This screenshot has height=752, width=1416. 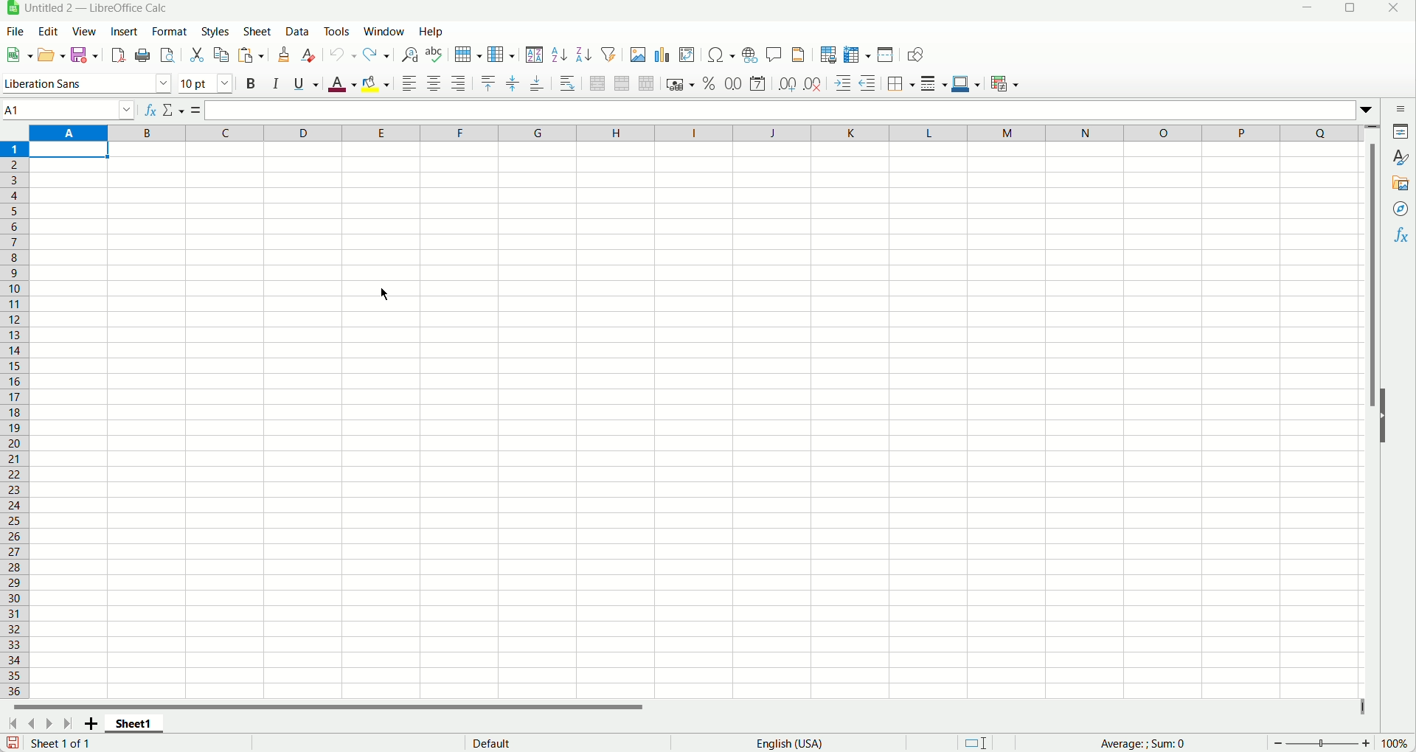 I want to click on Propertes, so click(x=1403, y=133).